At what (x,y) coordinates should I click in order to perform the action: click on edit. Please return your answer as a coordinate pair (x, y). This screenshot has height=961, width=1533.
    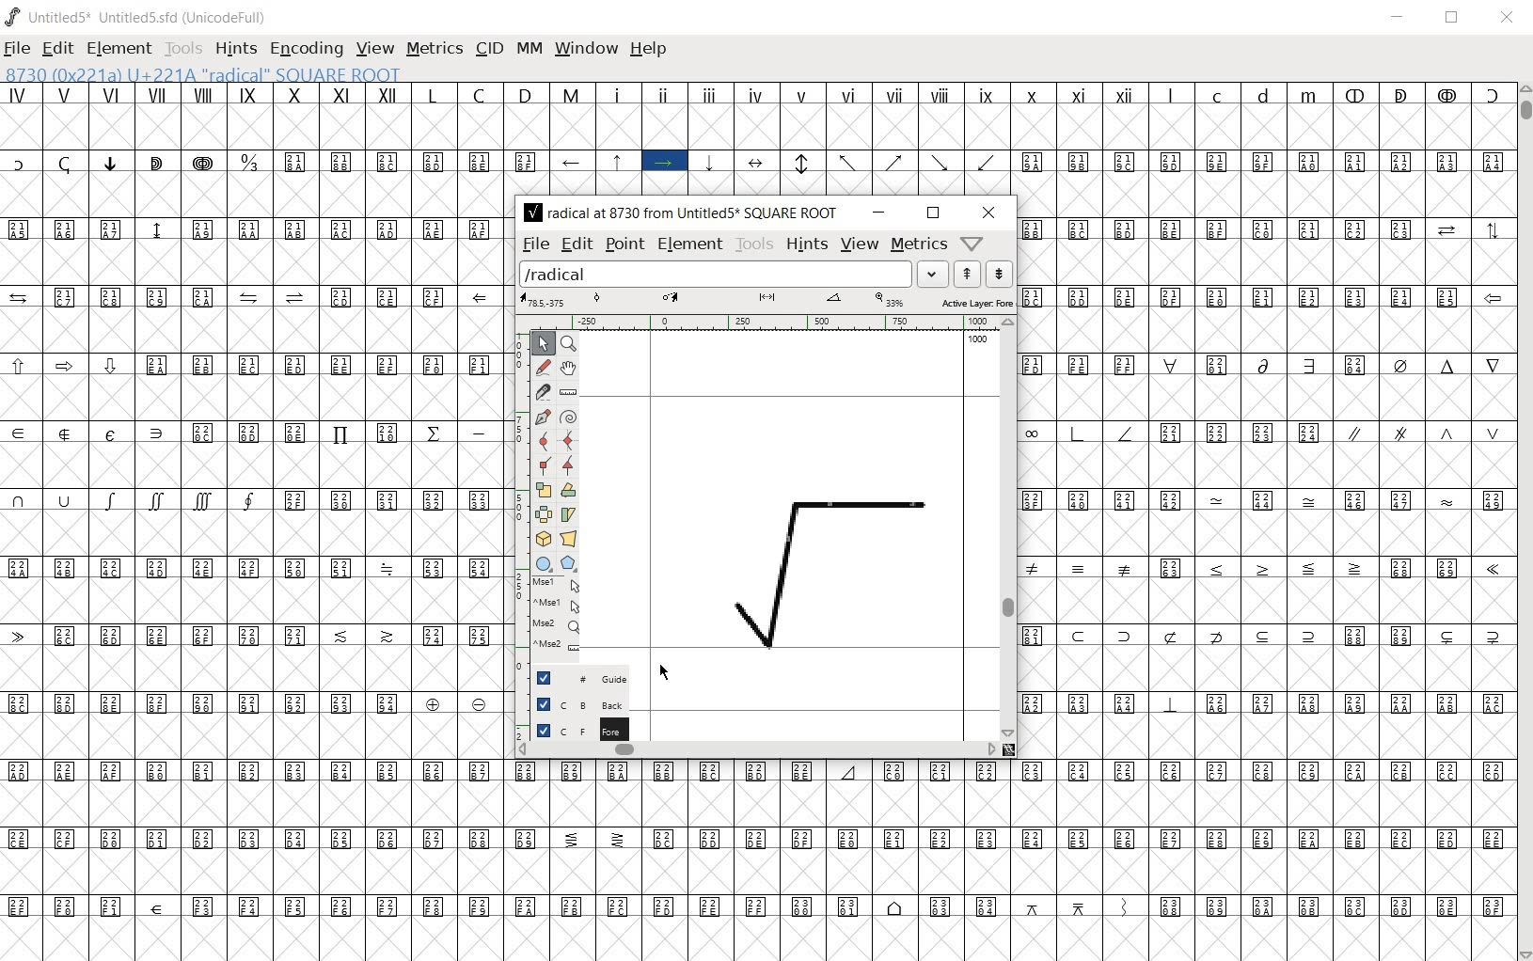
    Looking at the image, I should click on (576, 244).